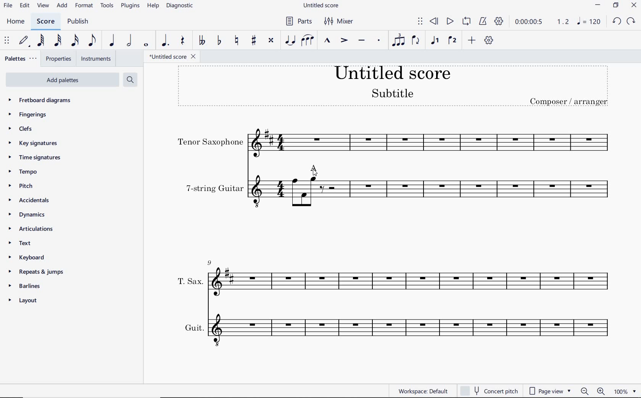  Describe the element at coordinates (74, 41) in the screenshot. I see `16TH NOTE` at that location.